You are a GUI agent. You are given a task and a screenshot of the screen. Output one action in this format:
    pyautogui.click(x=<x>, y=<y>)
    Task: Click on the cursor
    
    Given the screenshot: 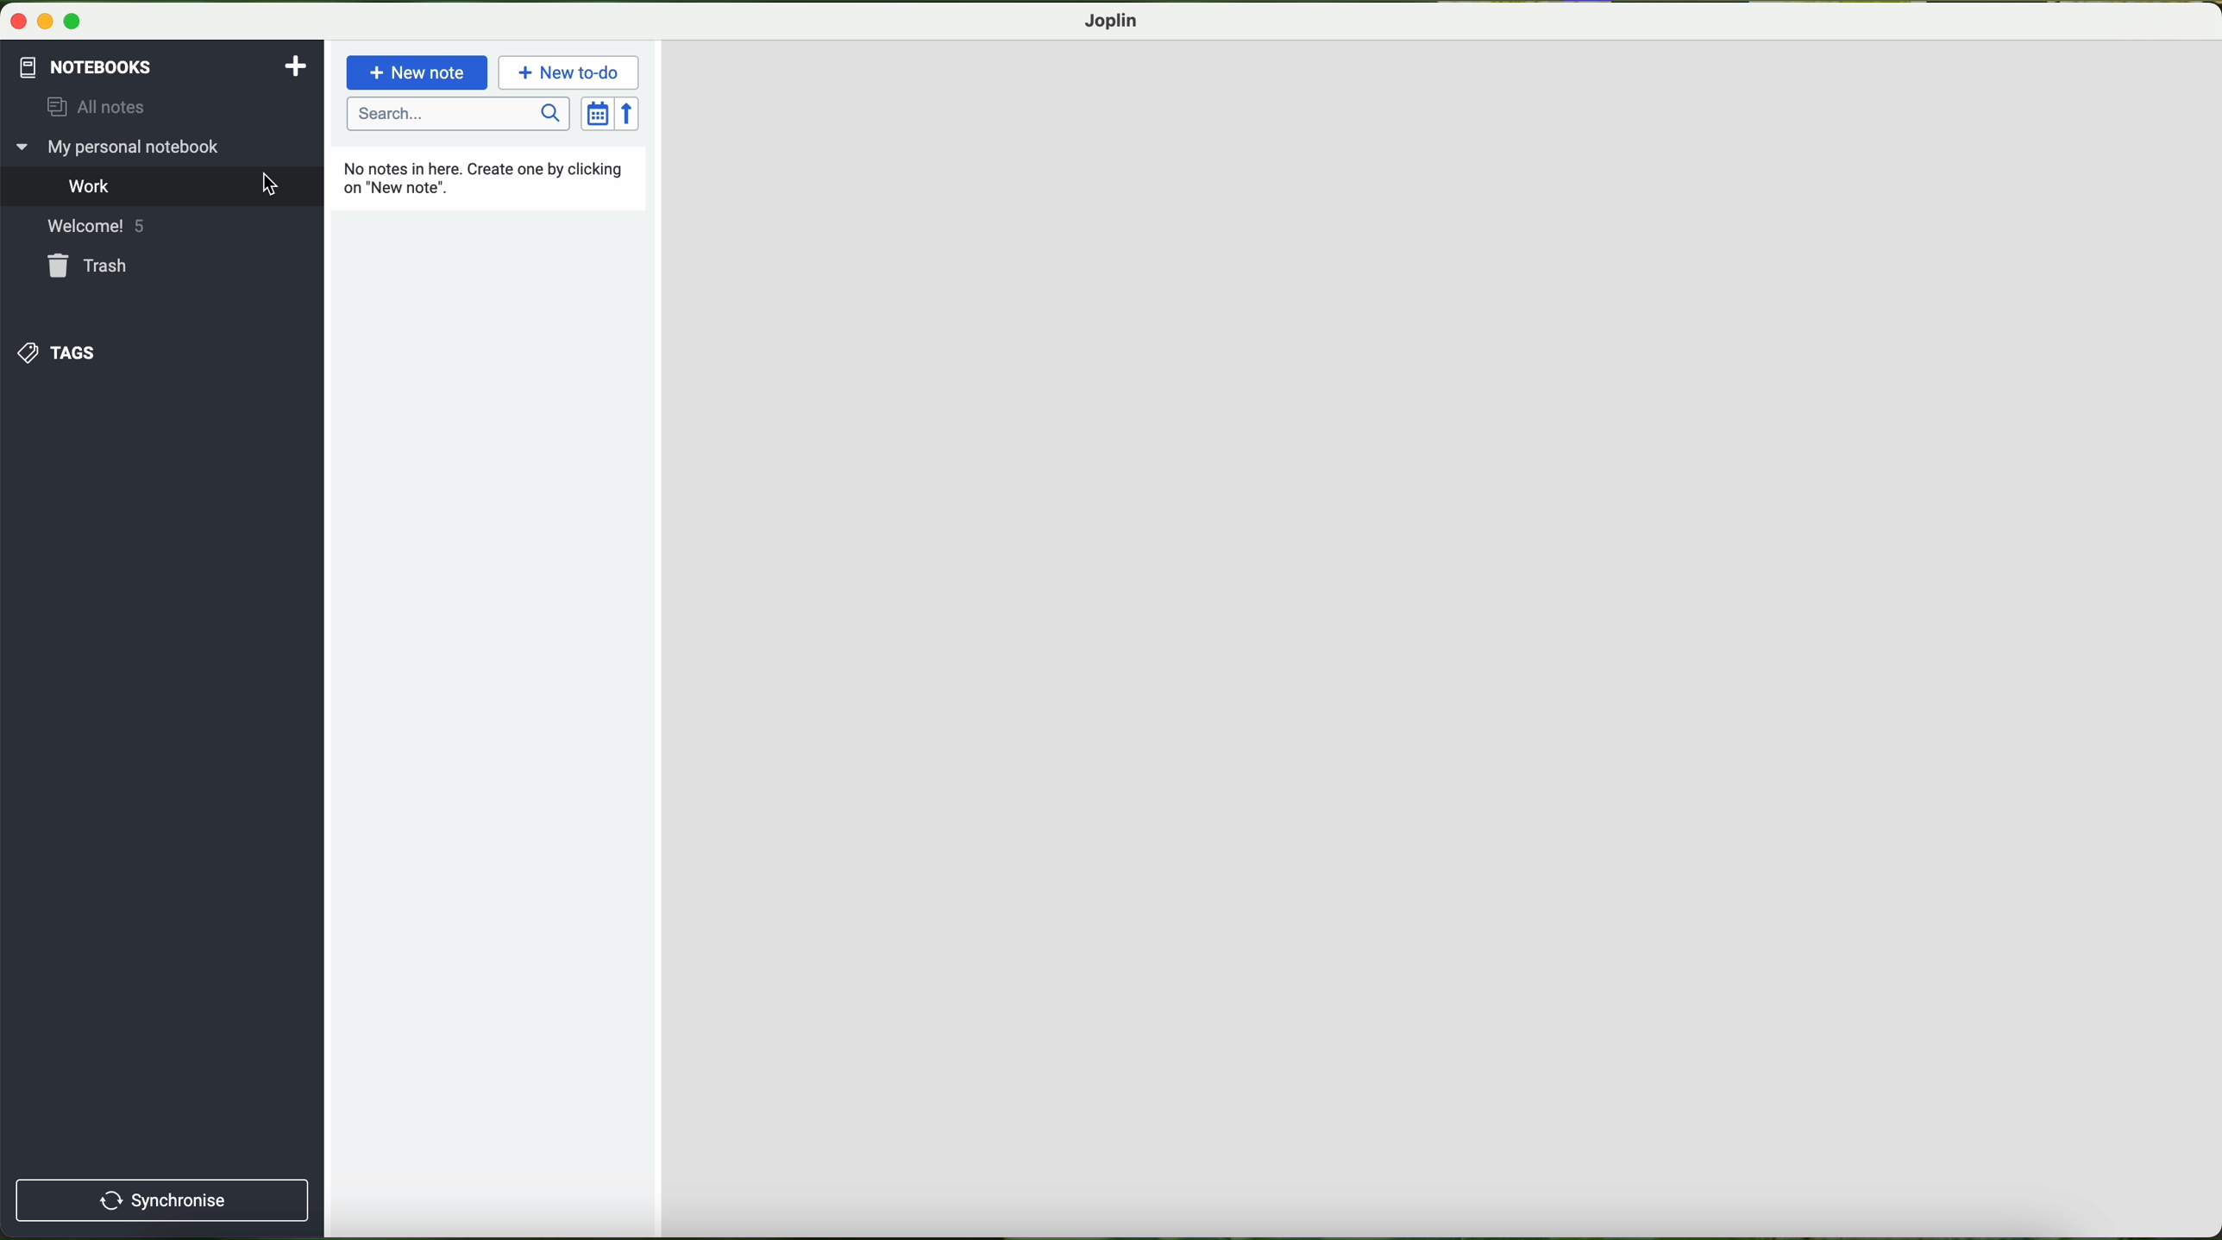 What is the action you would take?
    pyautogui.click(x=272, y=185)
    